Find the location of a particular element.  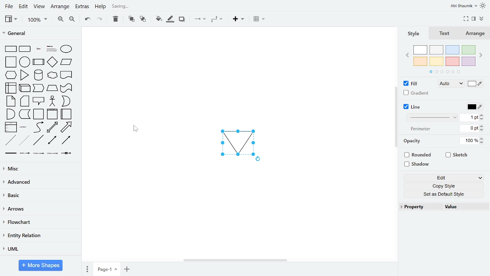

line is located at coordinates (38, 141).